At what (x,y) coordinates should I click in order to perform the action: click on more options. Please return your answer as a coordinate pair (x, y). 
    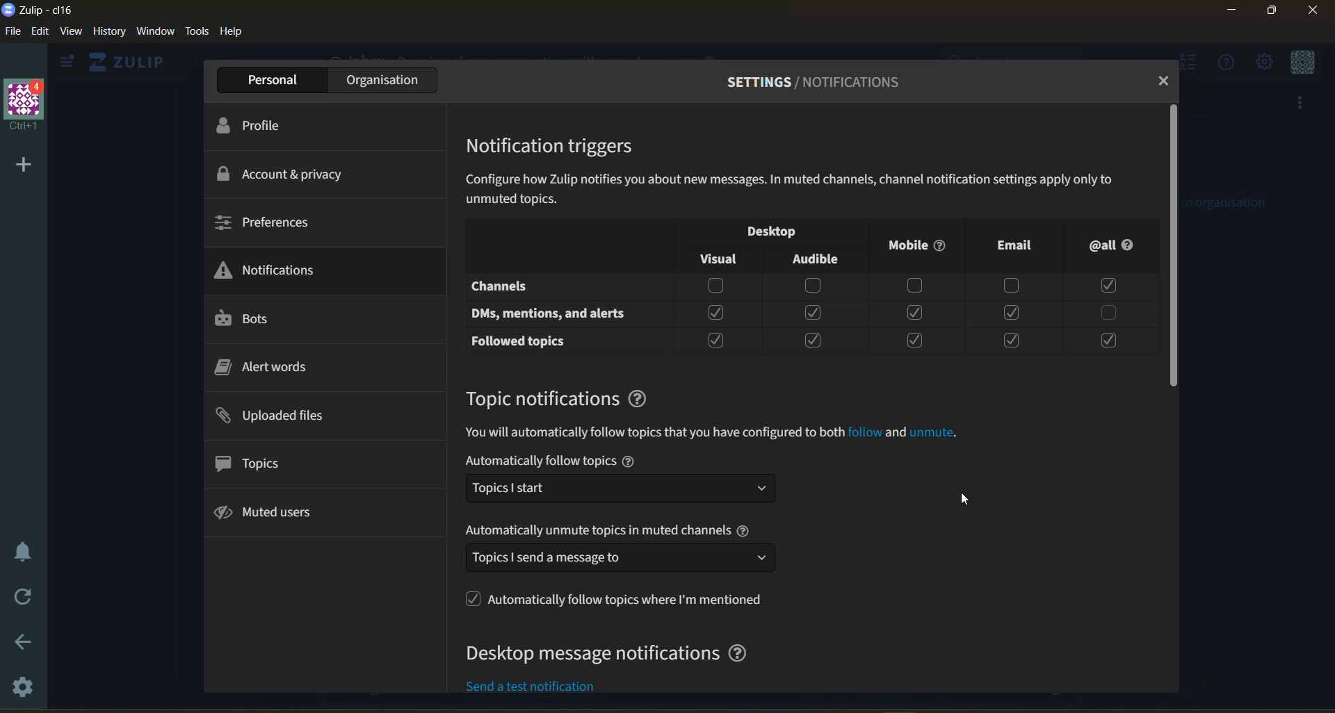
    Looking at the image, I should click on (1302, 103).